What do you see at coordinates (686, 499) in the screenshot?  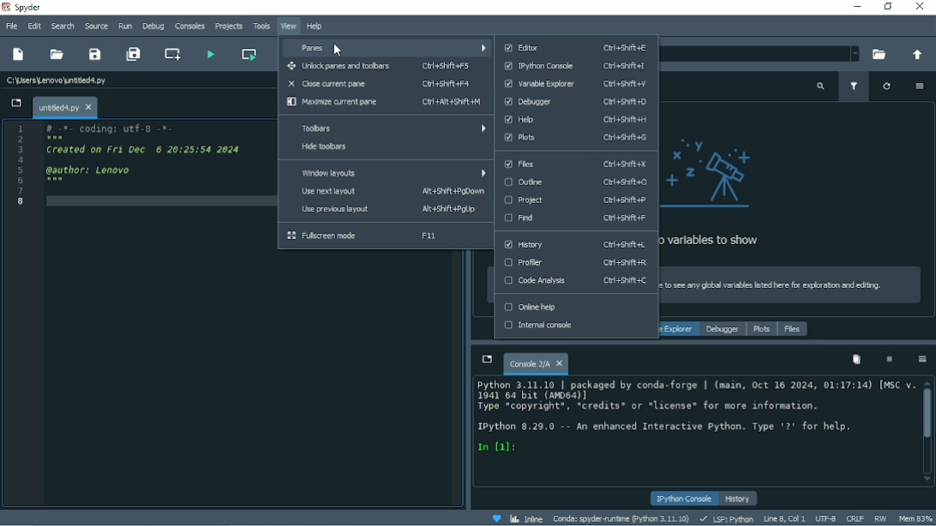 I see `IPython console` at bounding box center [686, 499].